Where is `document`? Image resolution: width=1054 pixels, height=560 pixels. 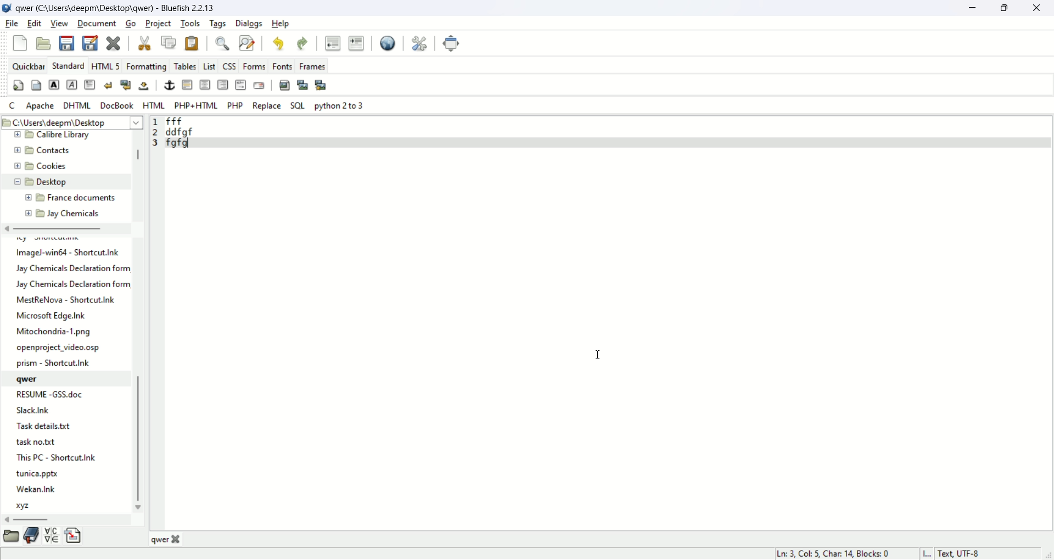 document is located at coordinates (97, 24).